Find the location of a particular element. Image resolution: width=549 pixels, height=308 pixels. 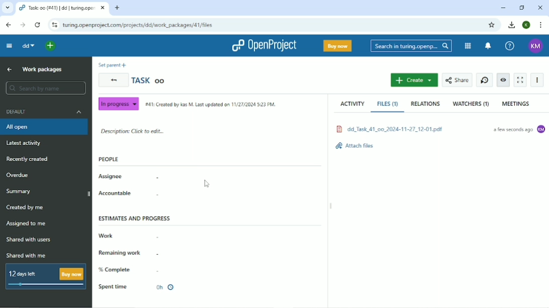

Back is located at coordinates (9, 25).